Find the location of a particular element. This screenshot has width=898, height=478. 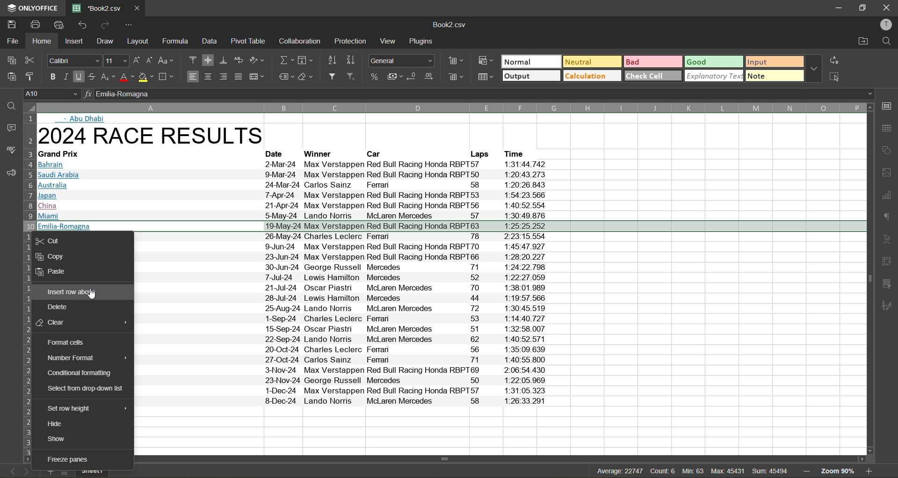

japan [-Apr-24 Max Verstappen Red Bull Racing Honda RBP 153 1:54:23.566 is located at coordinates (294, 197).